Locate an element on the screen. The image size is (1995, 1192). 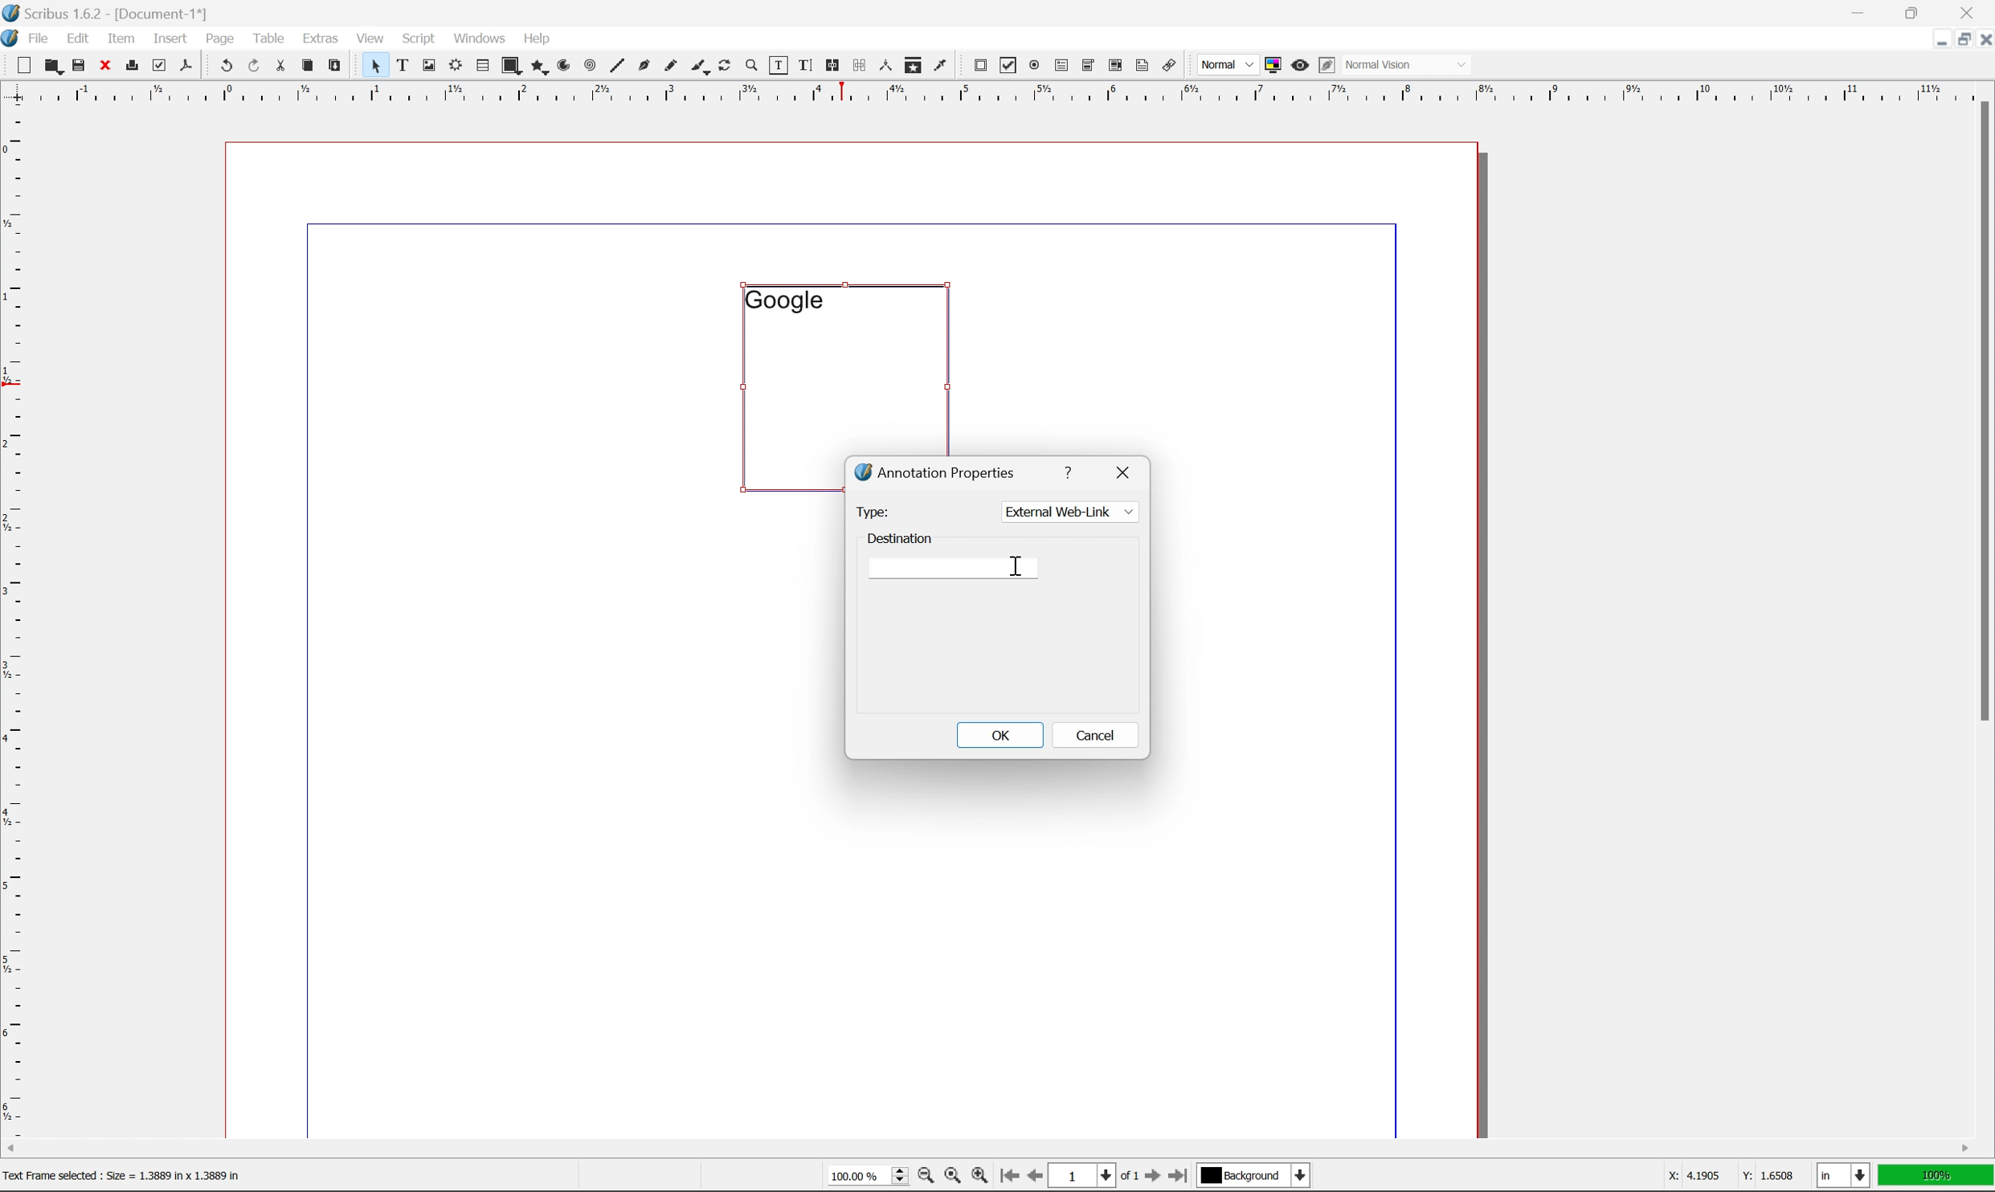
OK is located at coordinates (999, 734).